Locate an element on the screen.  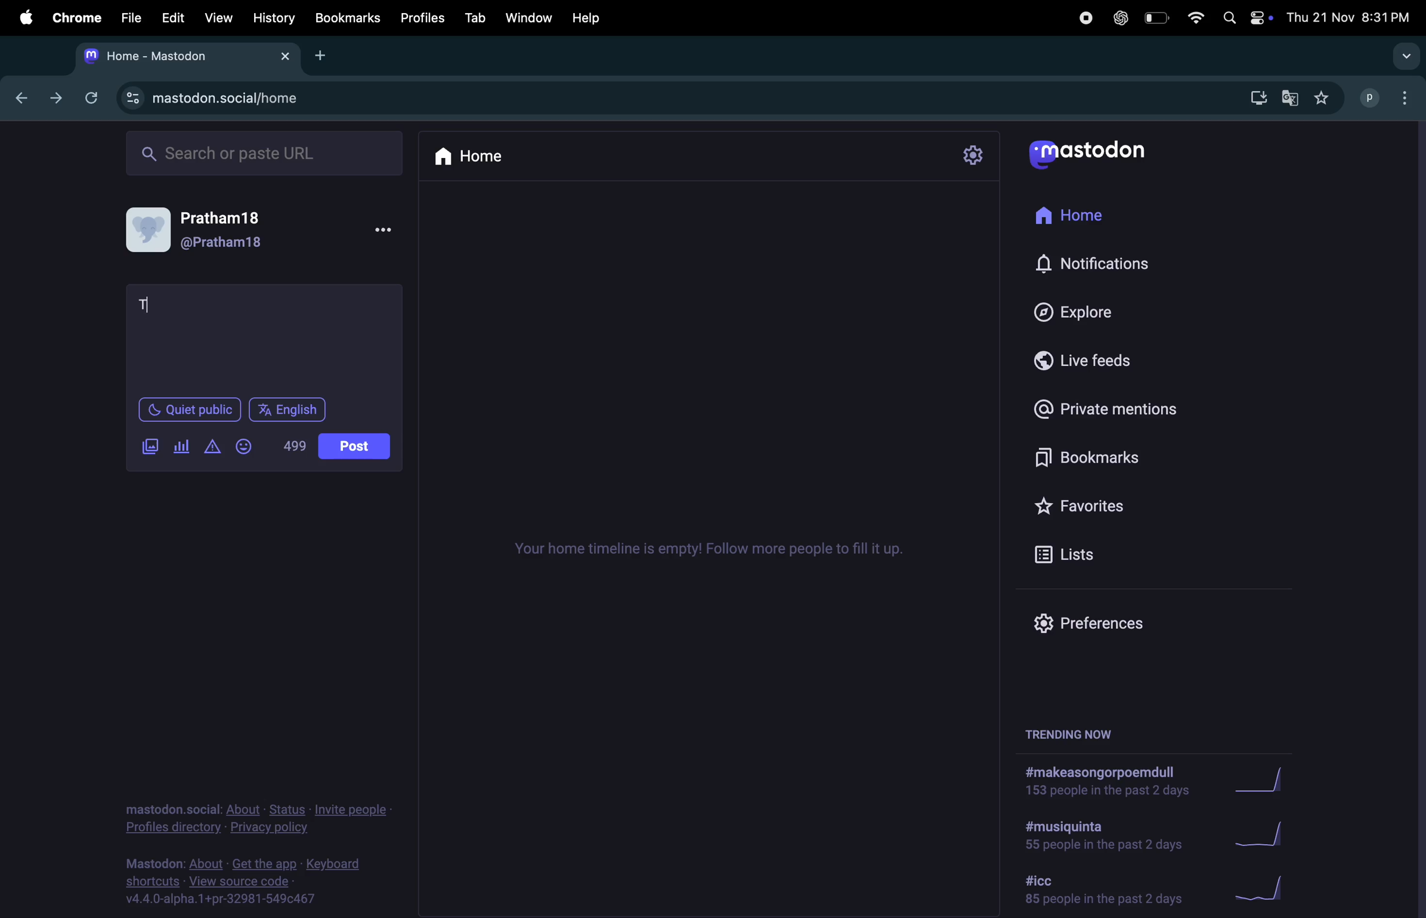
add poll is located at coordinates (181, 445).